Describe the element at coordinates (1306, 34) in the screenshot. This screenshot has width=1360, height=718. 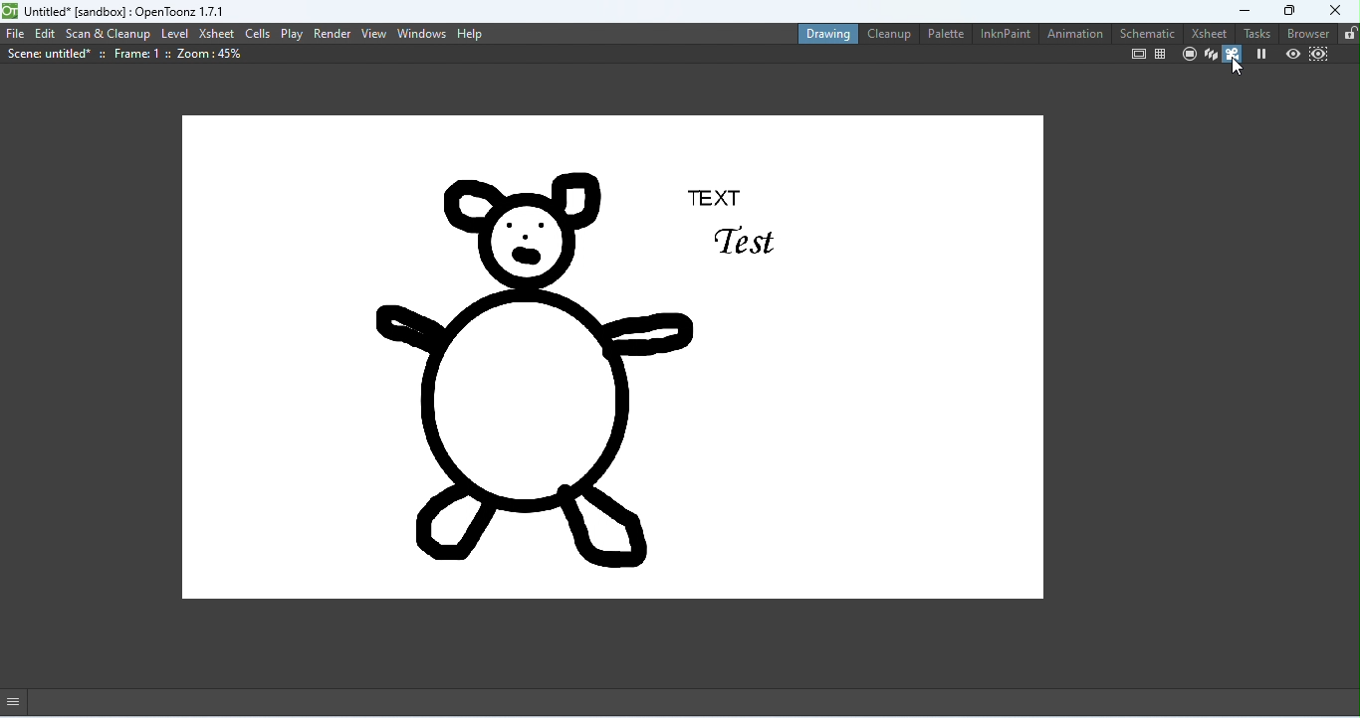
I see `browser` at that location.